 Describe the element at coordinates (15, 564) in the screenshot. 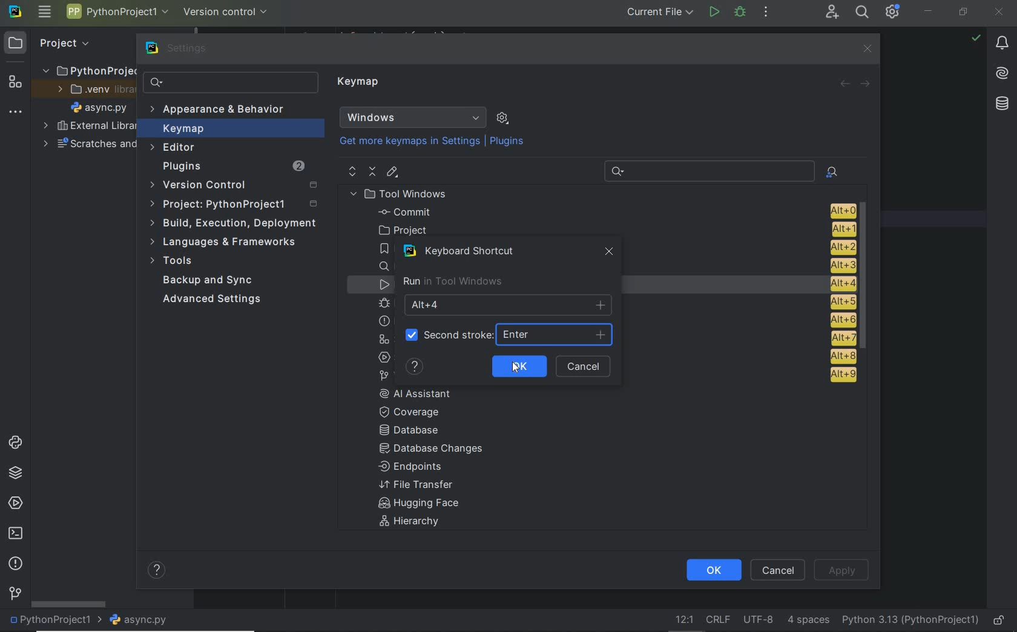

I see `problems` at that location.